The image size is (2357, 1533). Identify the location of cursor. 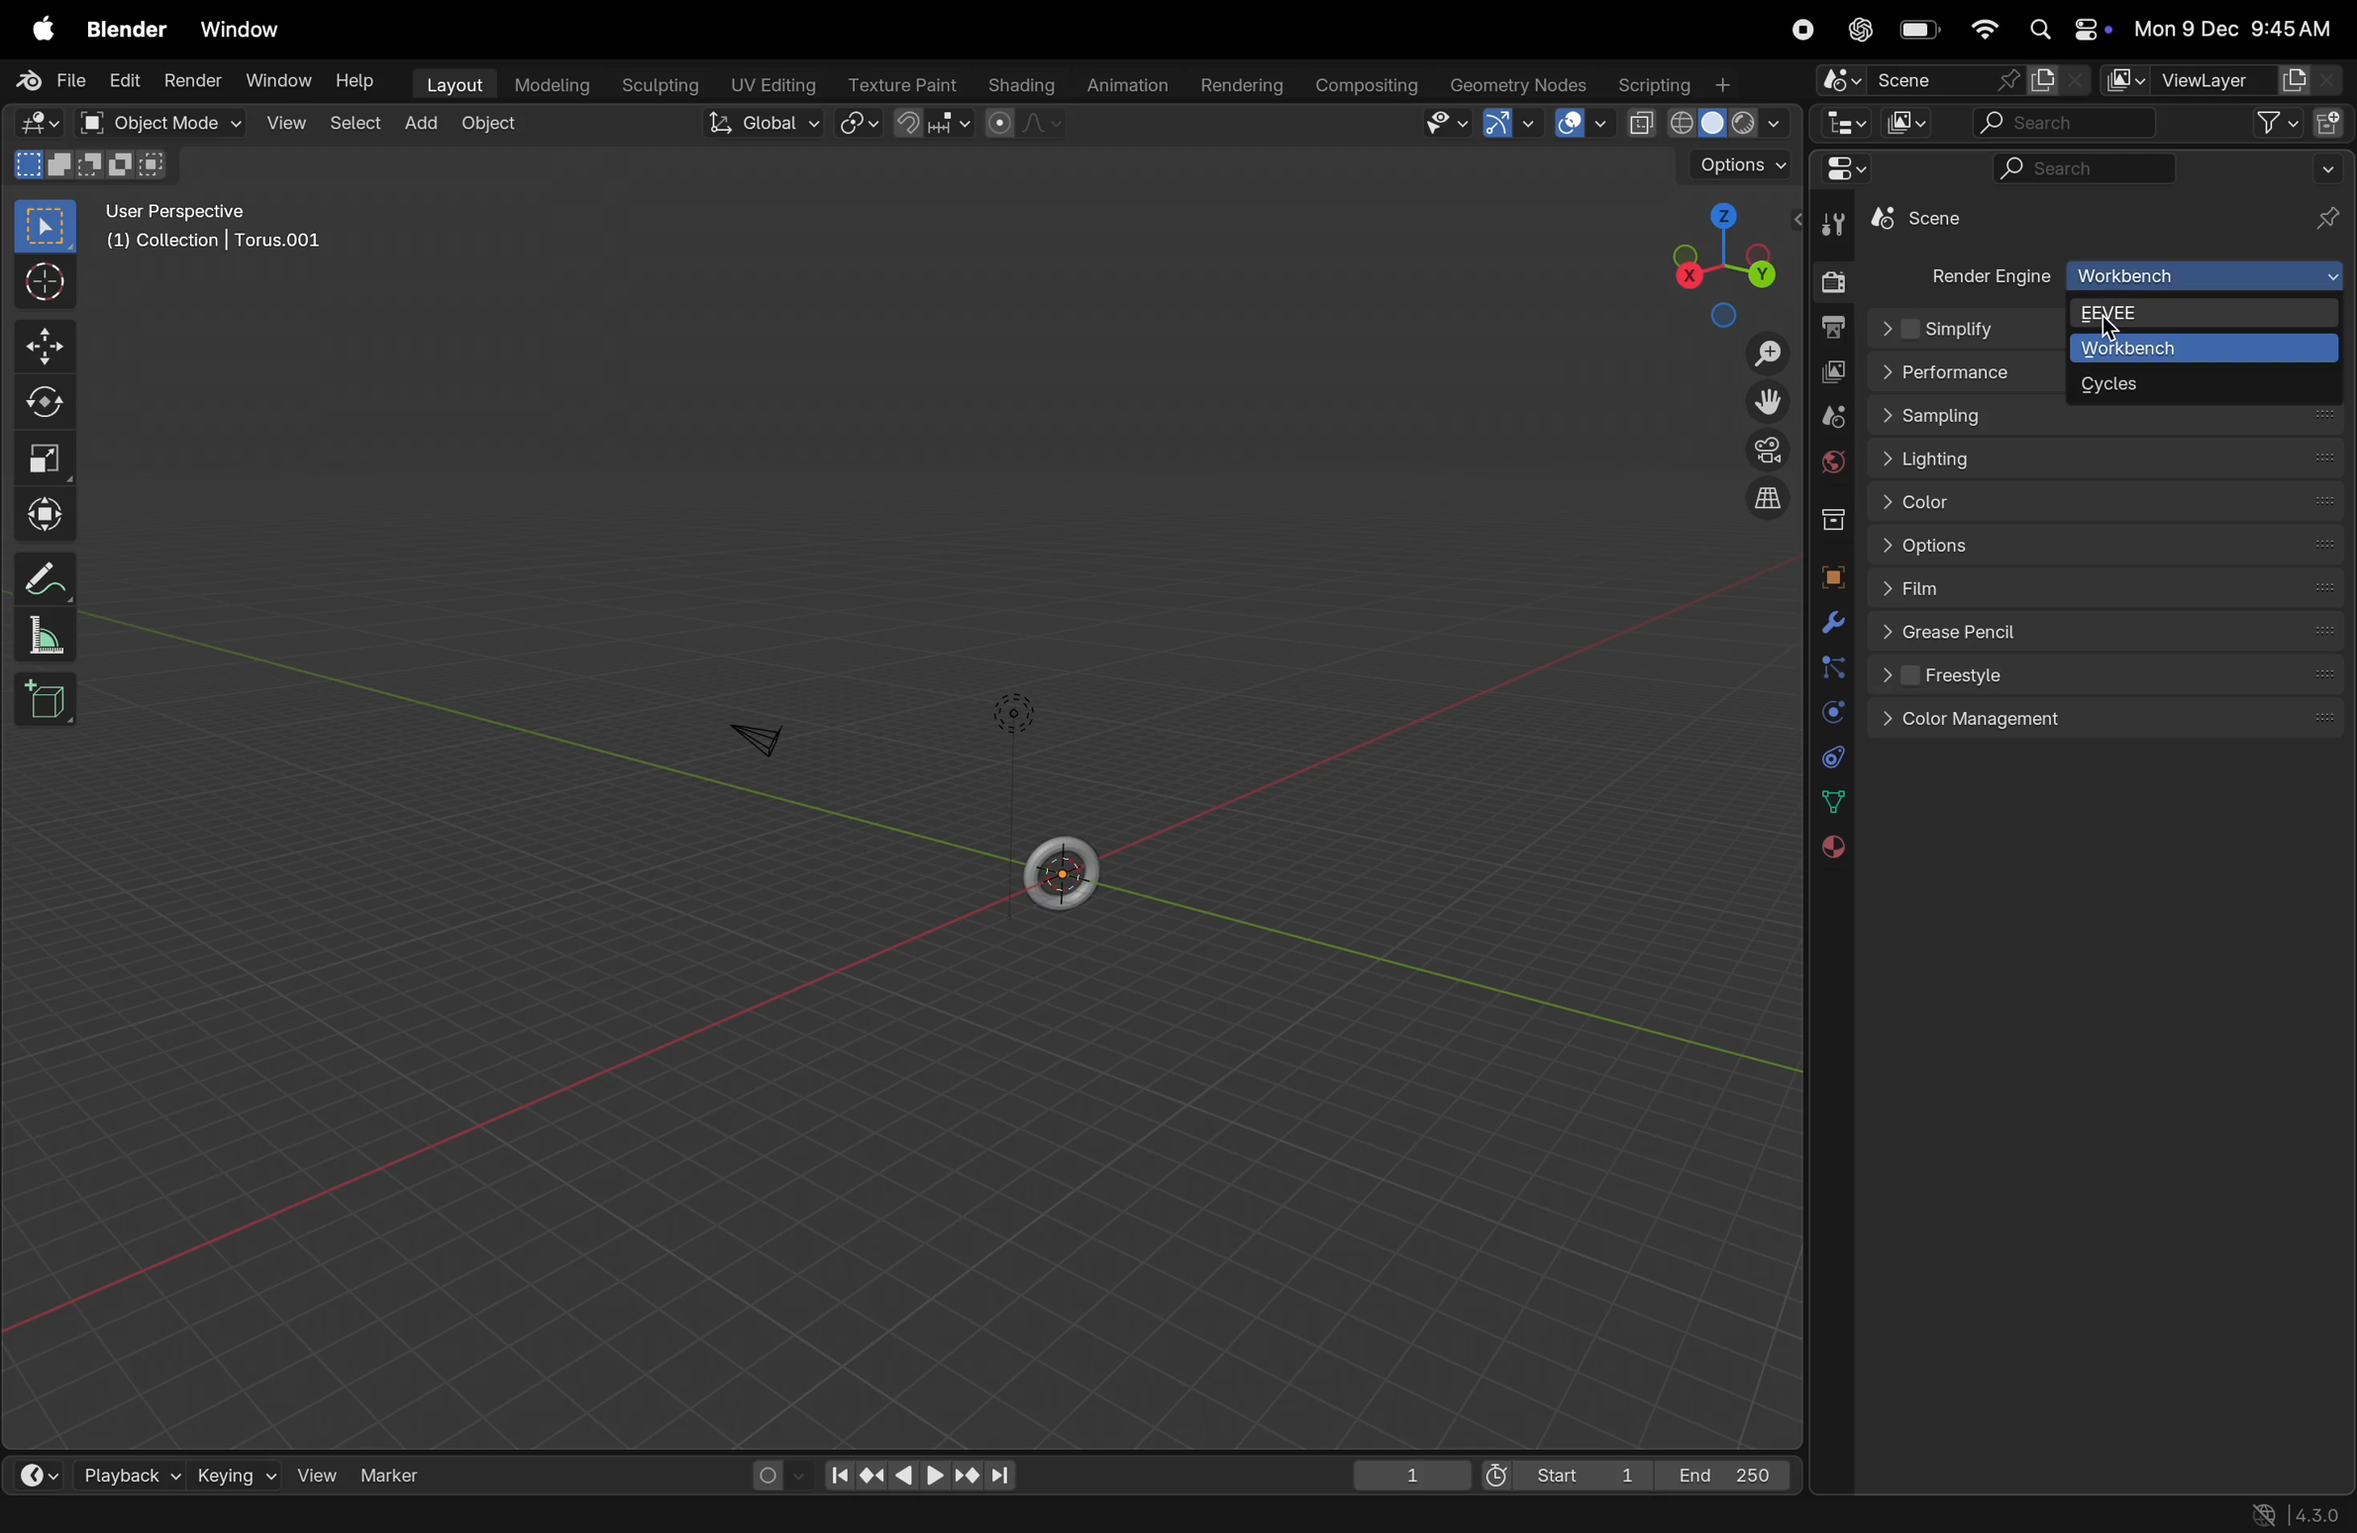
(2108, 329).